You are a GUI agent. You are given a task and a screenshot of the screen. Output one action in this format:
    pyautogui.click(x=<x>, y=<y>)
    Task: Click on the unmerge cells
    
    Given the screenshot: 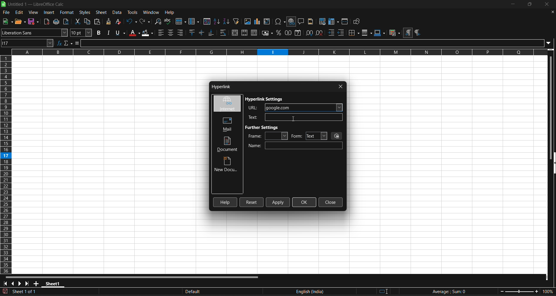 What is the action you would take?
    pyautogui.click(x=255, y=33)
    